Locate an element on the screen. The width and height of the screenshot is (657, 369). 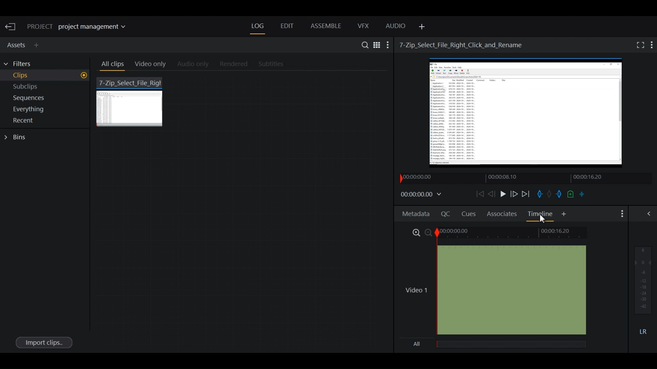
Audio output levels is located at coordinates (643, 280).